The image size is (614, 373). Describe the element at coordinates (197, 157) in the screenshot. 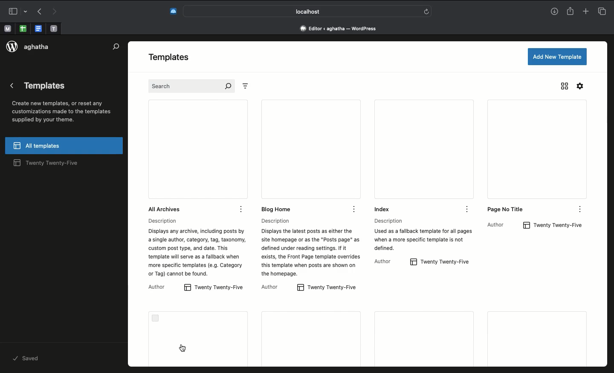

I see `All archives` at that location.